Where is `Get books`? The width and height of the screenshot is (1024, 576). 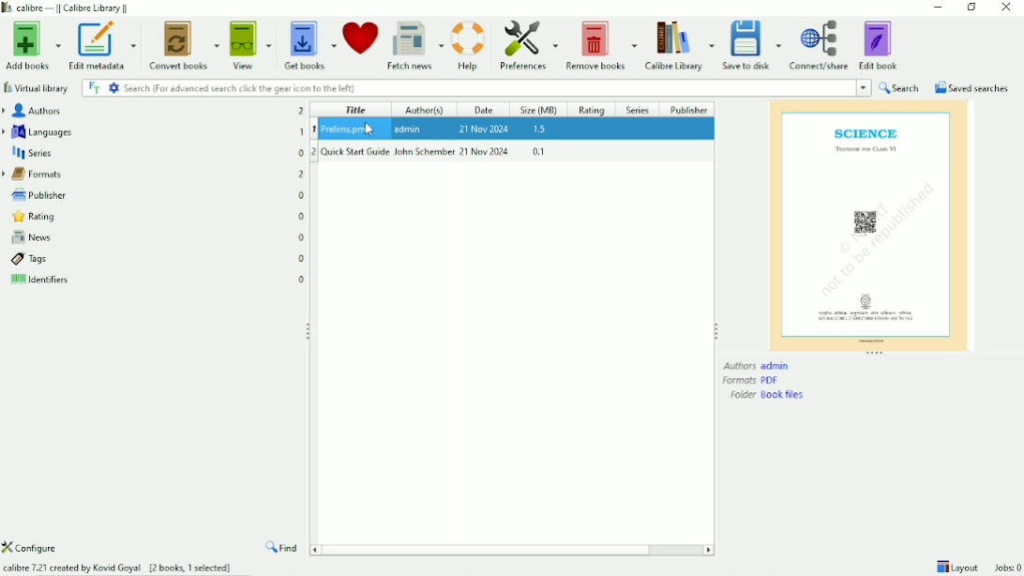 Get books is located at coordinates (309, 44).